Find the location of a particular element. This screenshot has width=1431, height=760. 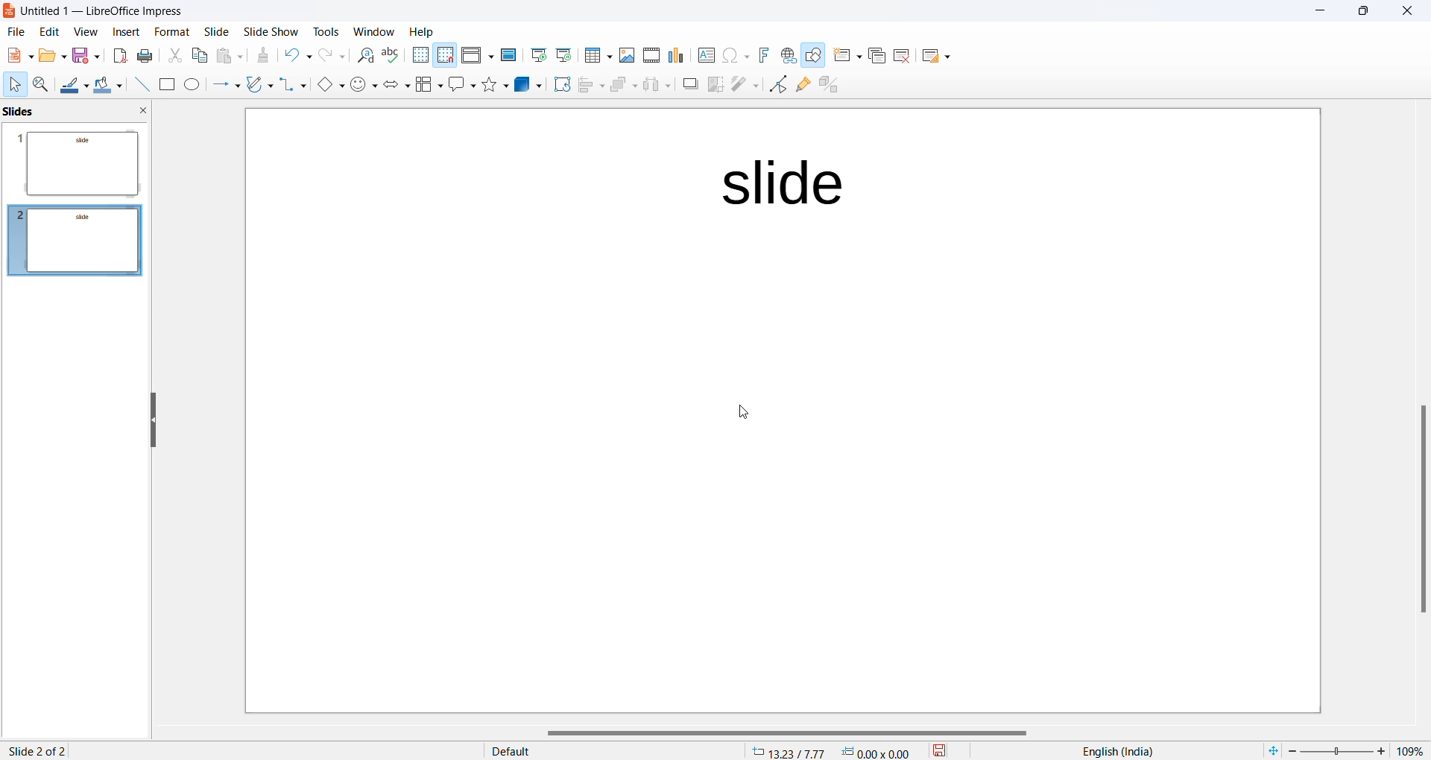

Rotate is located at coordinates (558, 86).